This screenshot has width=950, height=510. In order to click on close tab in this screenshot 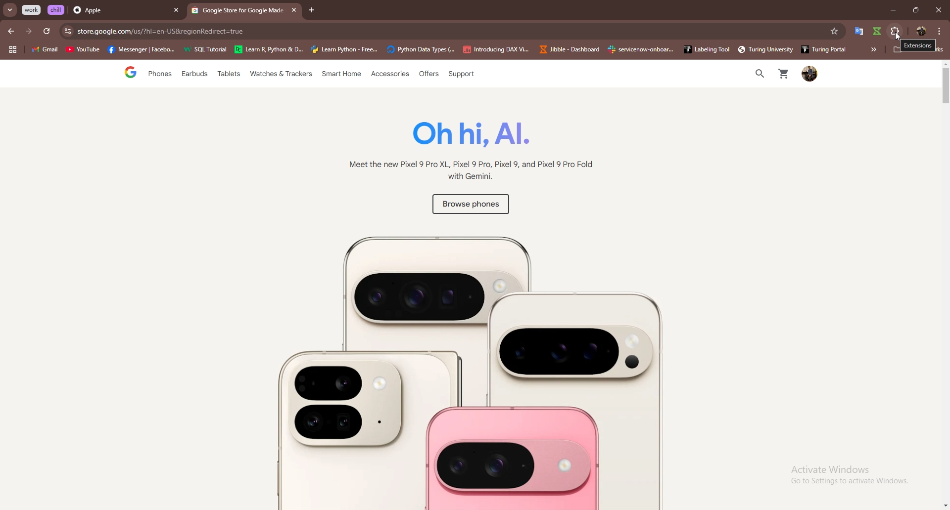, I will do `click(292, 10)`.